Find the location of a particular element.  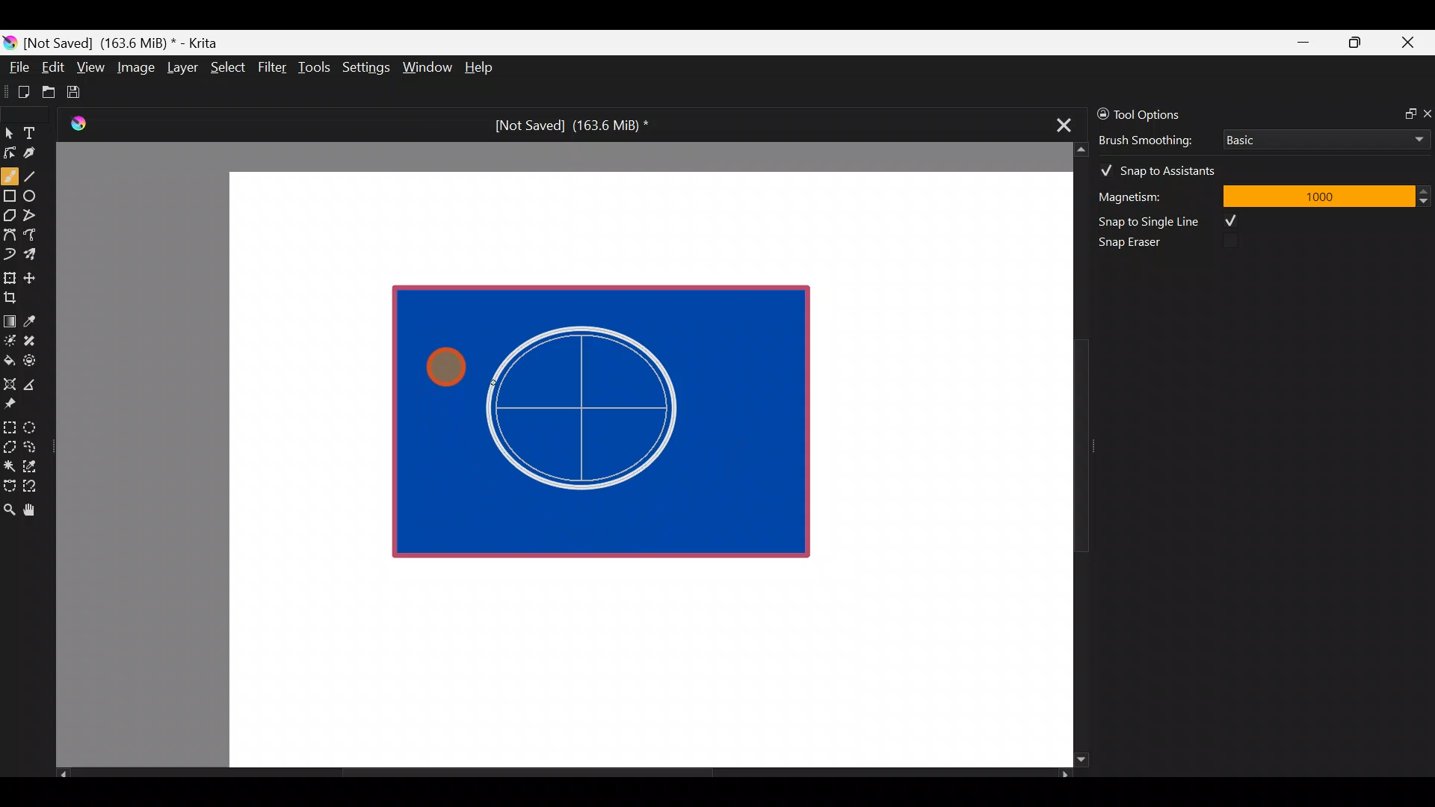

Float docker is located at coordinates (1404, 112).